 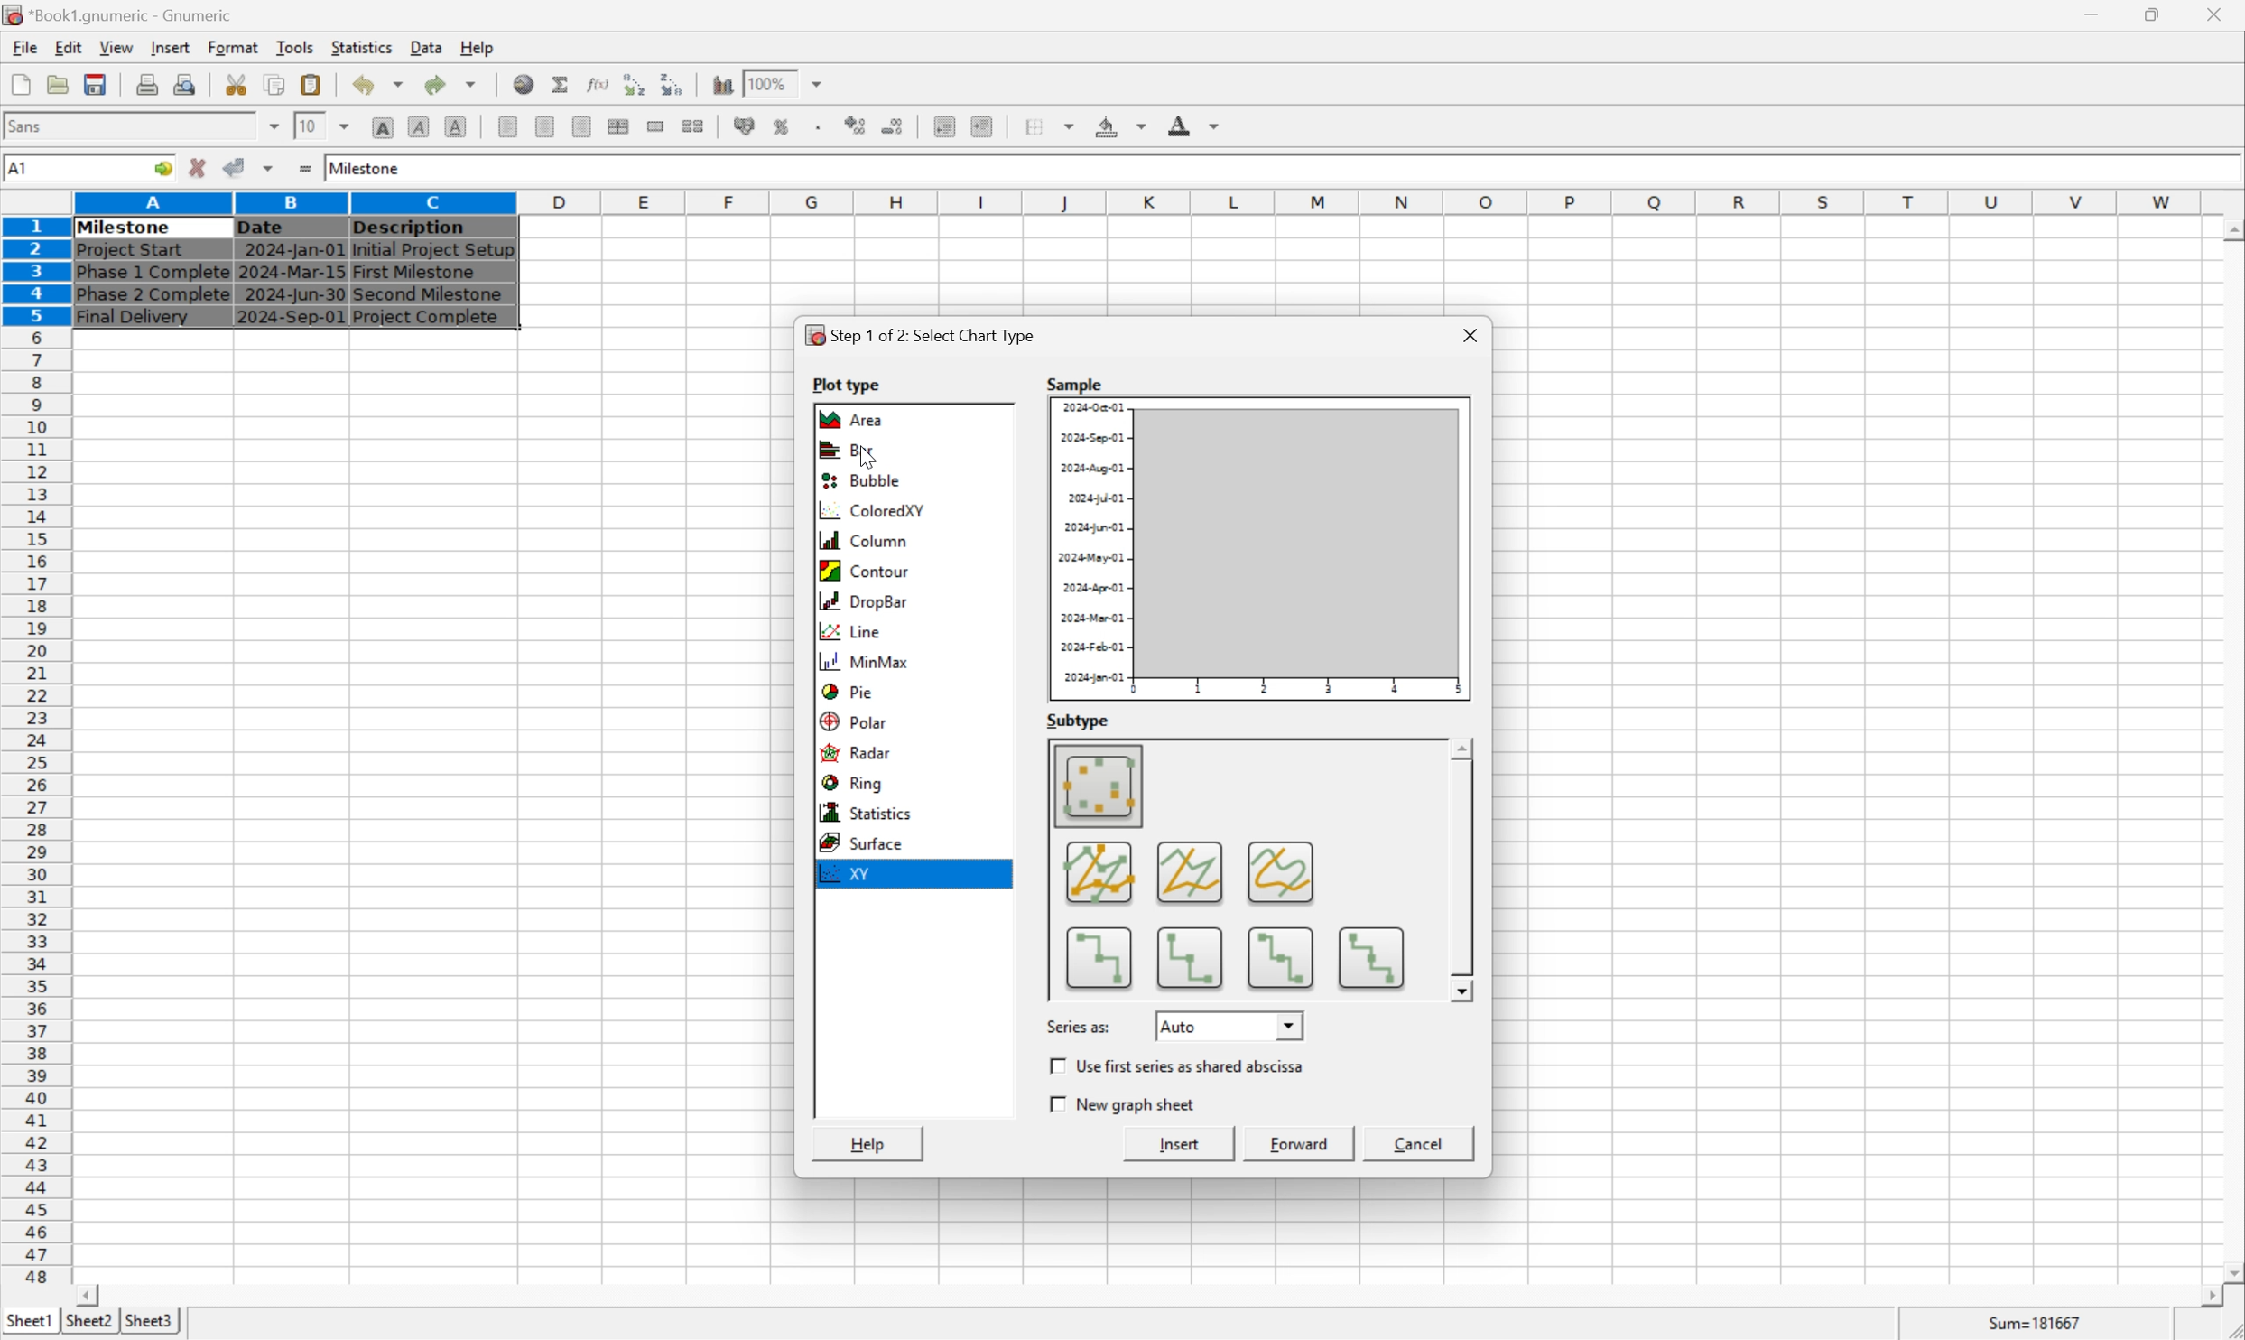 What do you see at coordinates (237, 84) in the screenshot?
I see `cut` at bounding box center [237, 84].